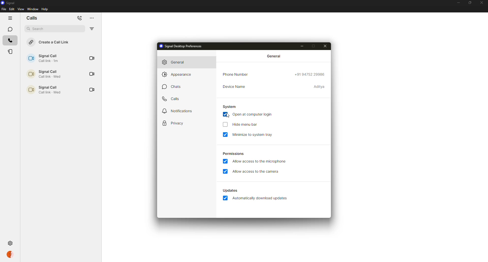  Describe the element at coordinates (259, 161) in the screenshot. I see `allow access to microphone` at that location.